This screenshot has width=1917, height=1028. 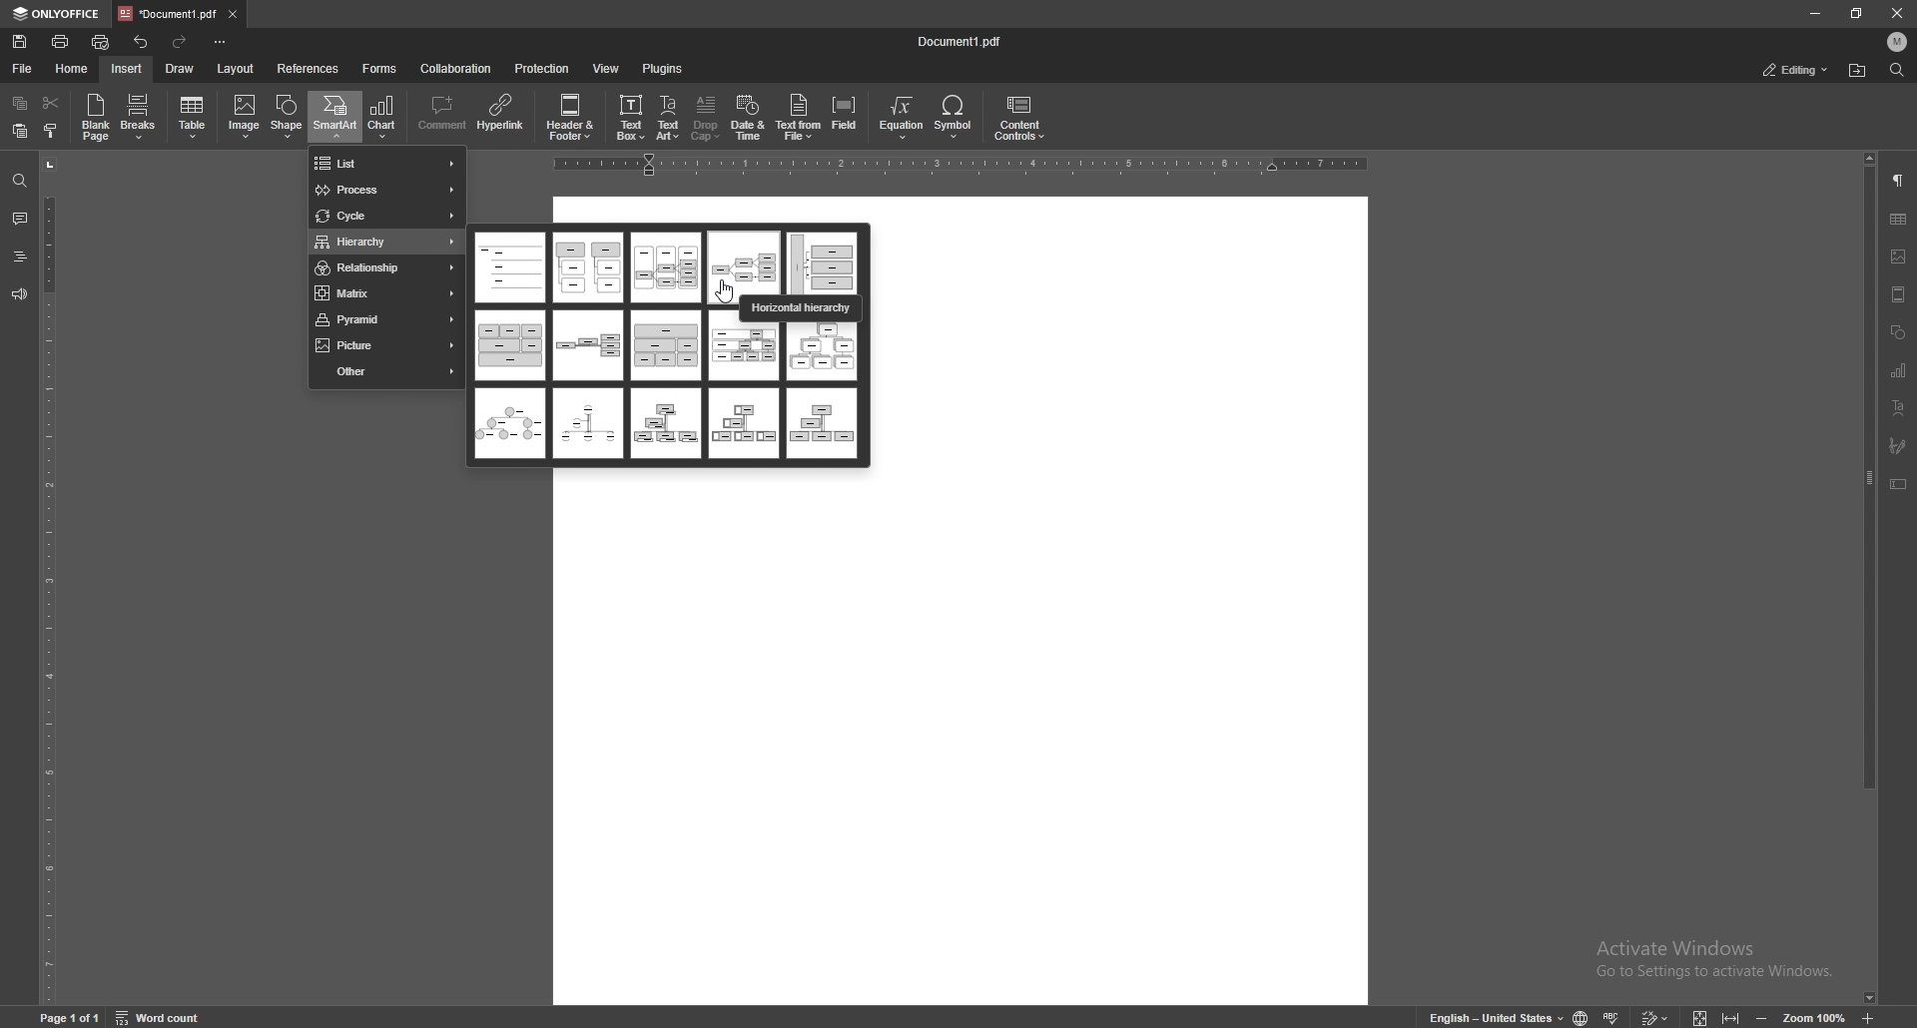 I want to click on layout, so click(x=237, y=69).